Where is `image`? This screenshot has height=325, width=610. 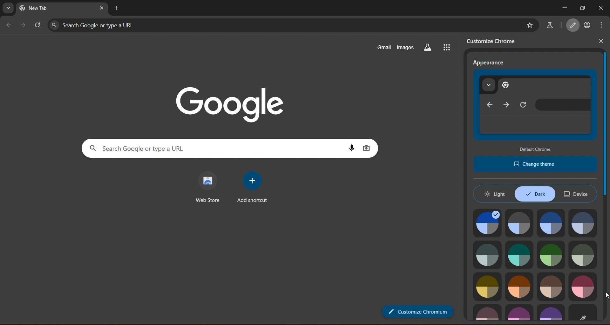
image is located at coordinates (520, 254).